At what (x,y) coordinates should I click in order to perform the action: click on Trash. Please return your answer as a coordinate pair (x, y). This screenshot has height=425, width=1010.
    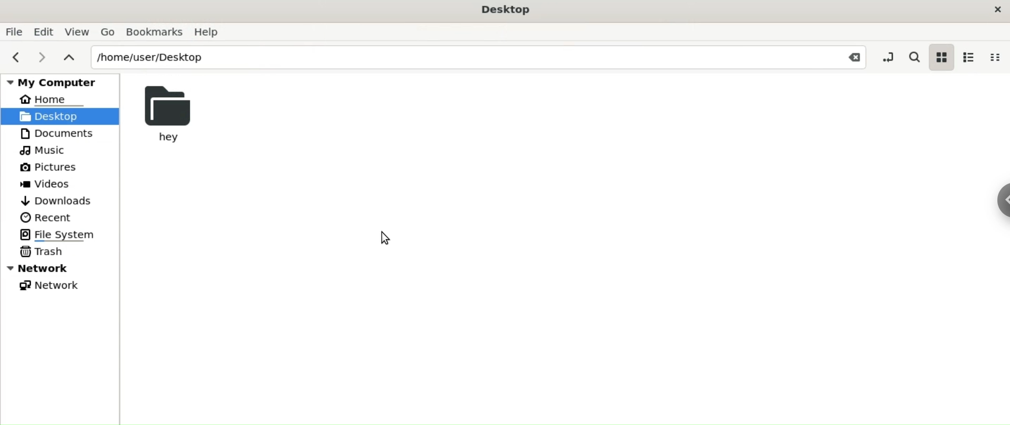
    Looking at the image, I should click on (42, 251).